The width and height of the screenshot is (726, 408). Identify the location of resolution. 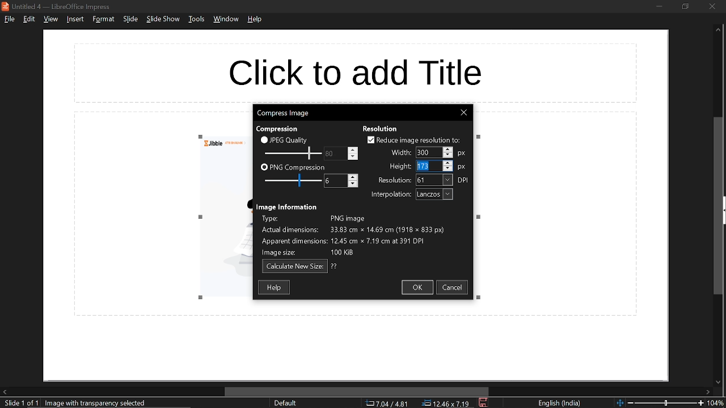
(434, 180).